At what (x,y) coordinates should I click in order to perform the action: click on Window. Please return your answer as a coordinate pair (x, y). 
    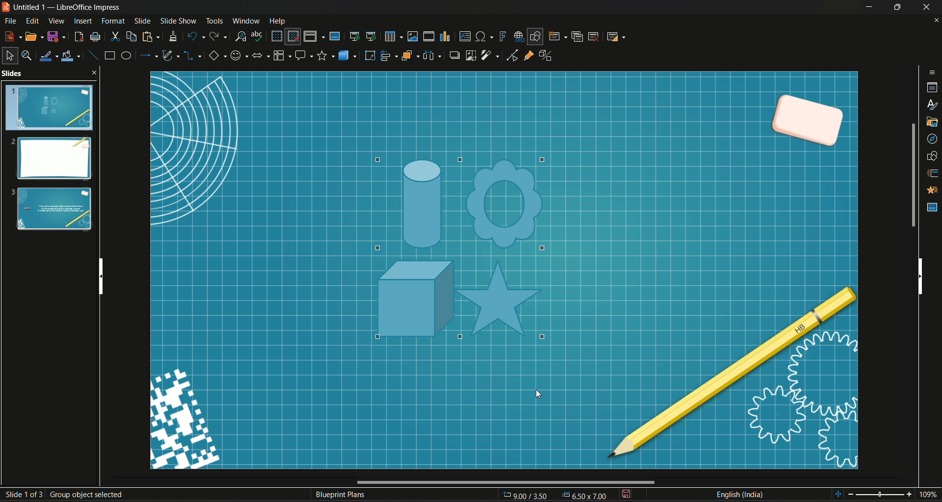
    Looking at the image, I should click on (244, 20).